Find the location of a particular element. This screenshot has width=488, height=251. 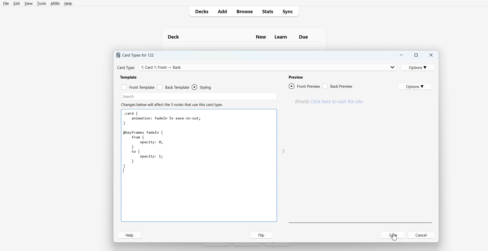

Text is located at coordinates (395, 237).